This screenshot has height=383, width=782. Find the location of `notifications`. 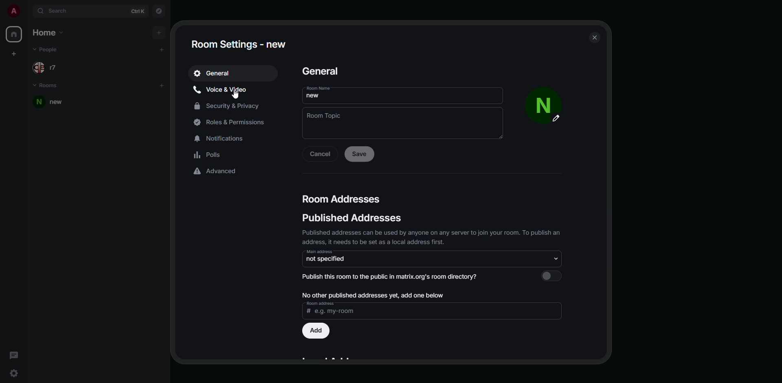

notifications is located at coordinates (223, 138).